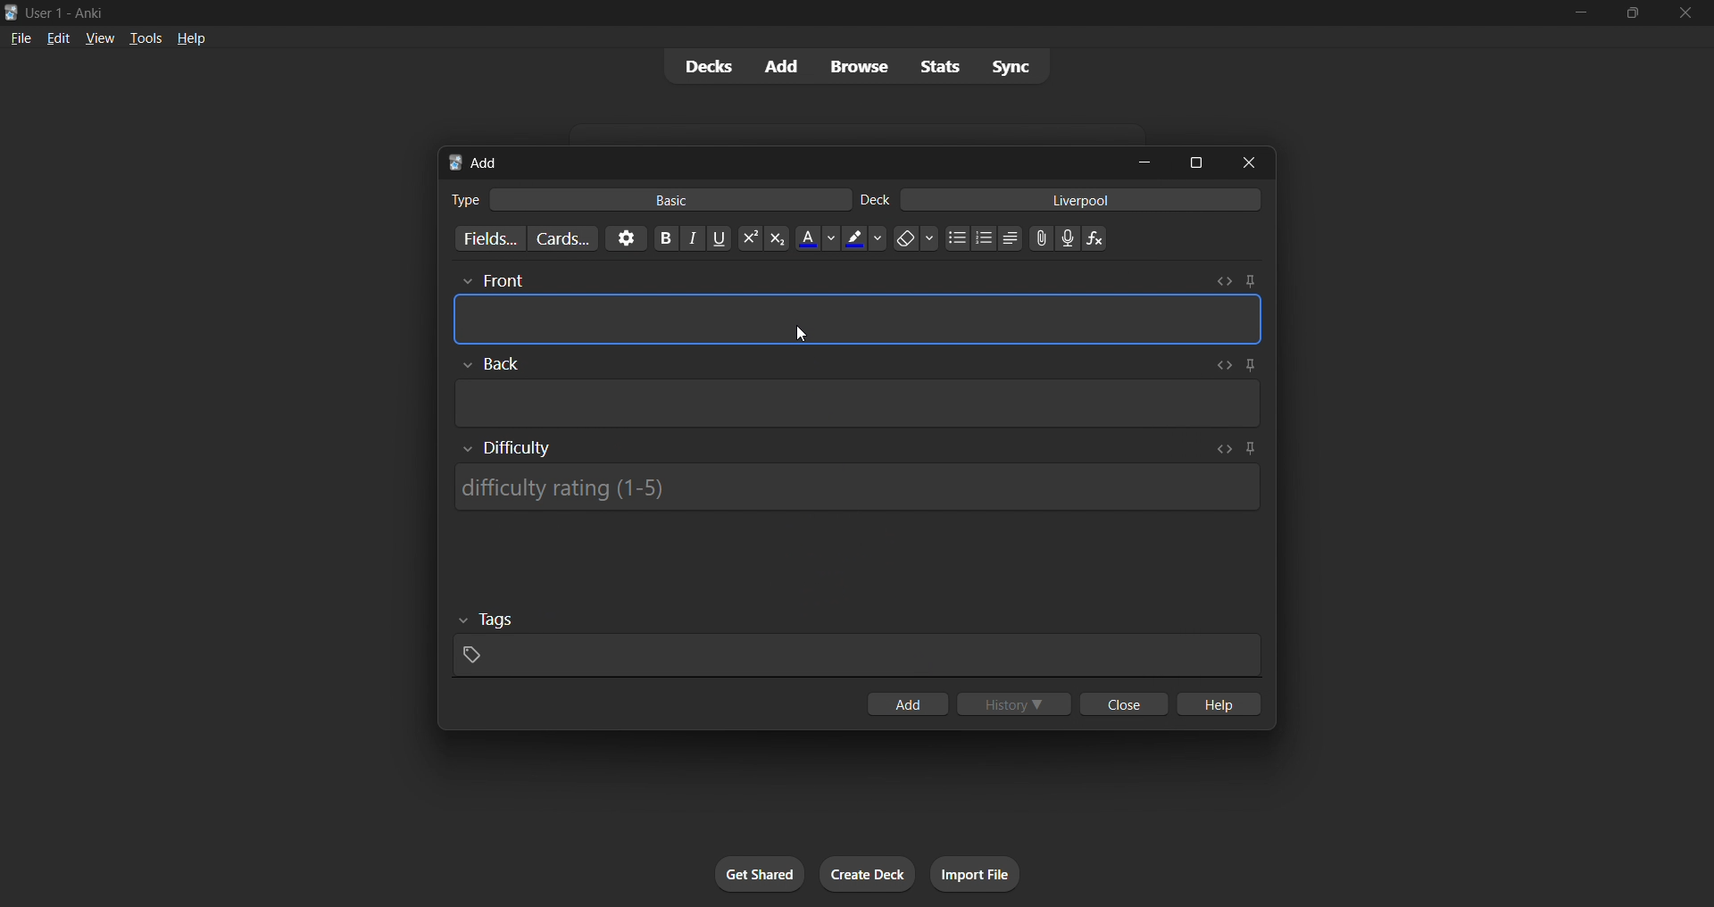  Describe the element at coordinates (1042, 238) in the screenshot. I see `Upload file` at that location.